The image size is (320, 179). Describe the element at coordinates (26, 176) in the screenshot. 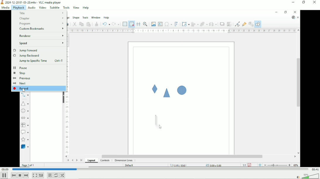

I see `Next` at that location.